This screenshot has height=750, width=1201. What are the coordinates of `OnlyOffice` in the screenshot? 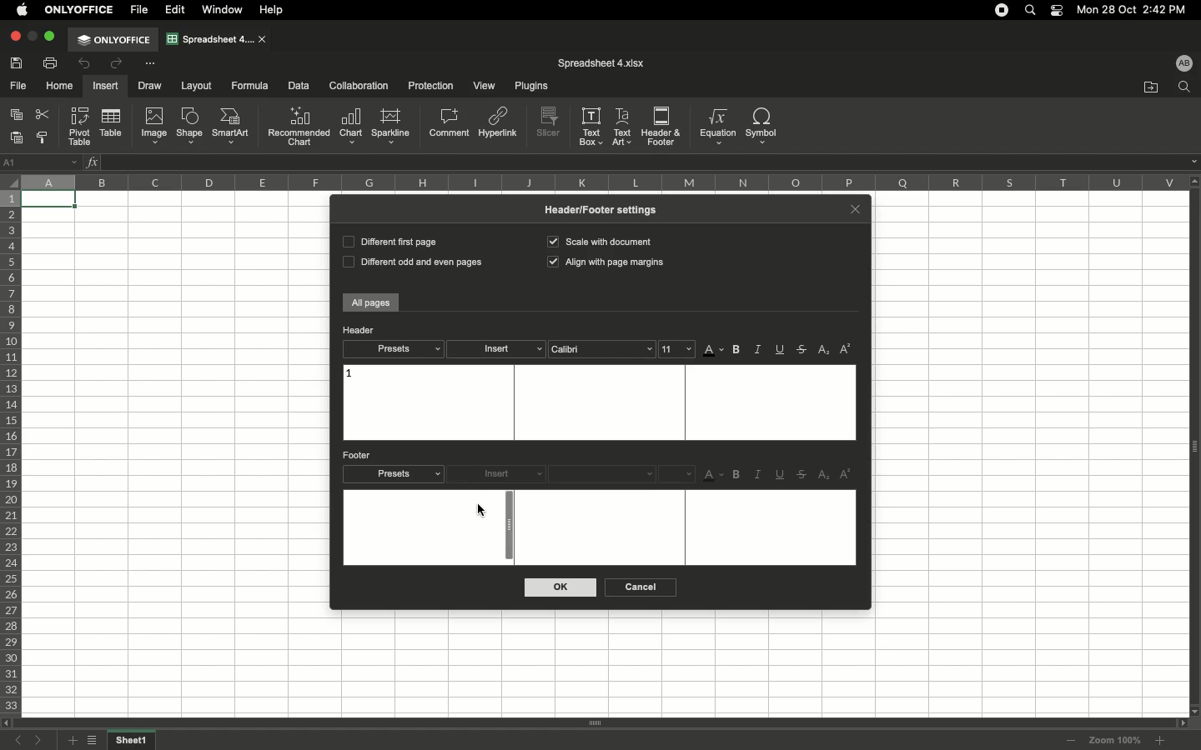 It's located at (80, 10).